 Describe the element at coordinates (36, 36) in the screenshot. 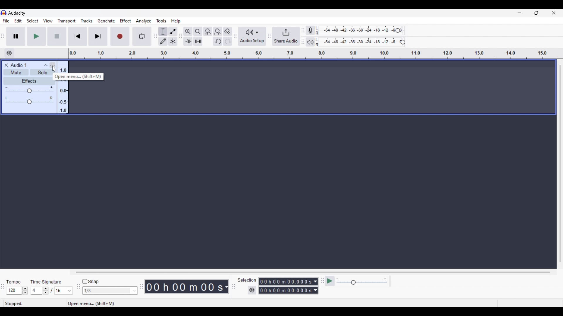

I see `Play/Play once` at that location.